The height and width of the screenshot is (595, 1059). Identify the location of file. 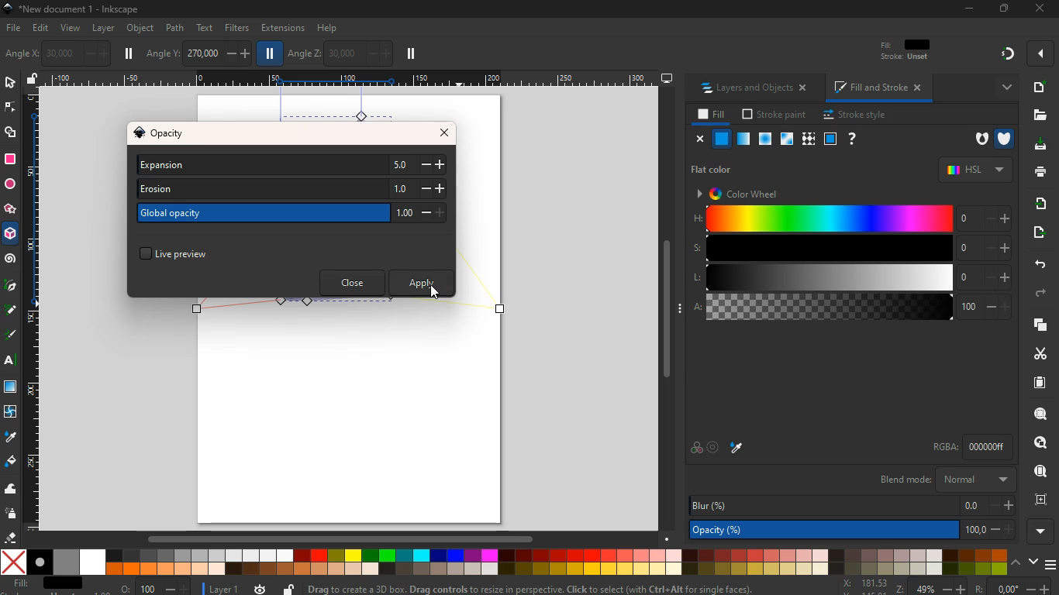
(1040, 115).